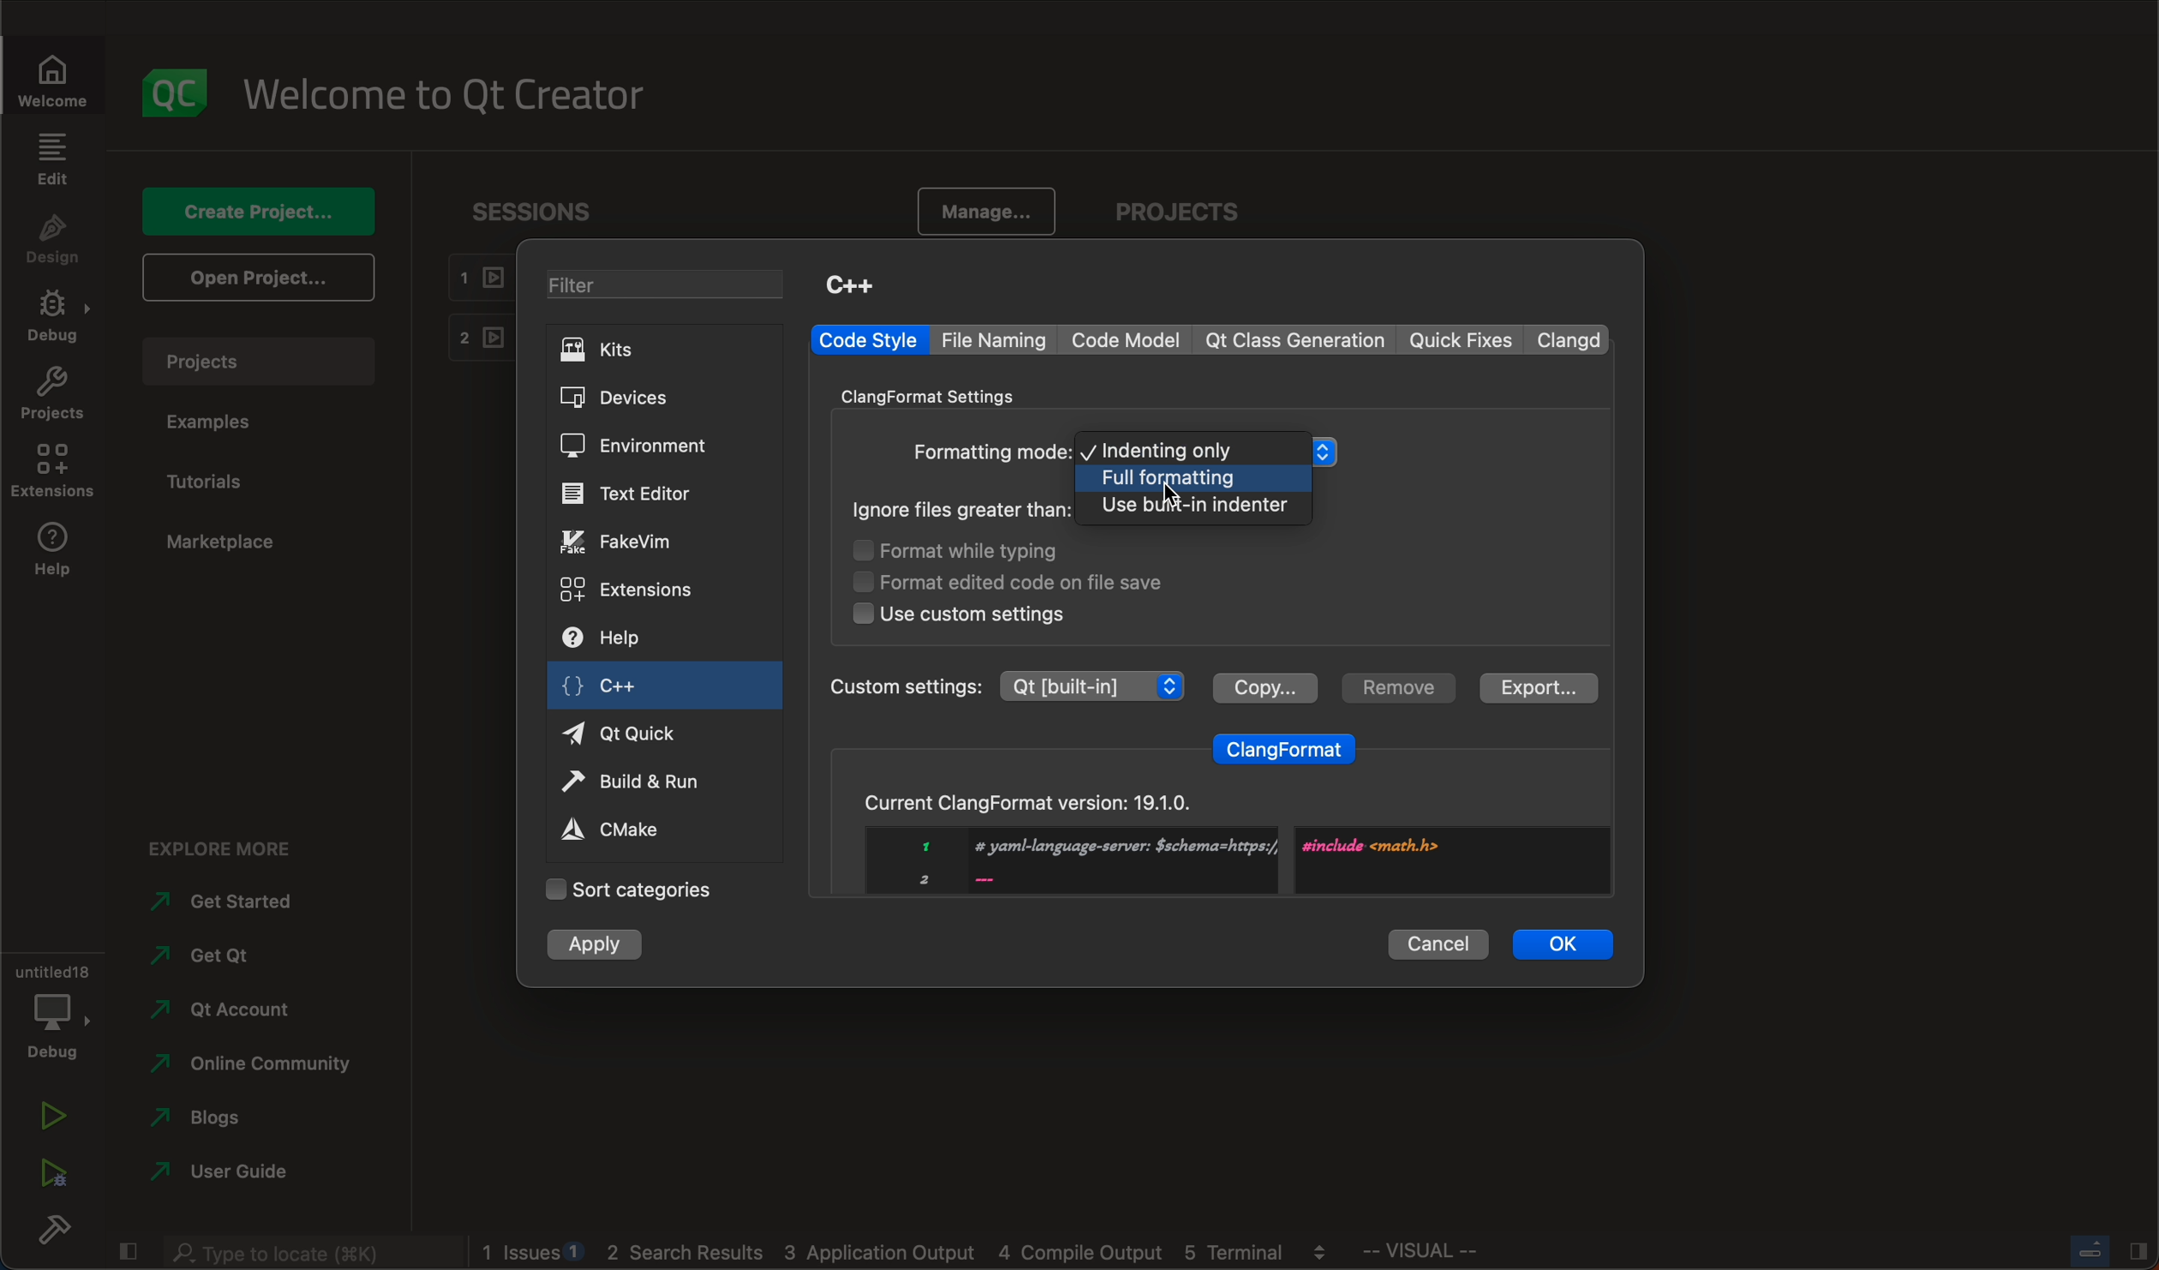 This screenshot has width=2159, height=1270. I want to click on built in indenter, so click(1196, 507).